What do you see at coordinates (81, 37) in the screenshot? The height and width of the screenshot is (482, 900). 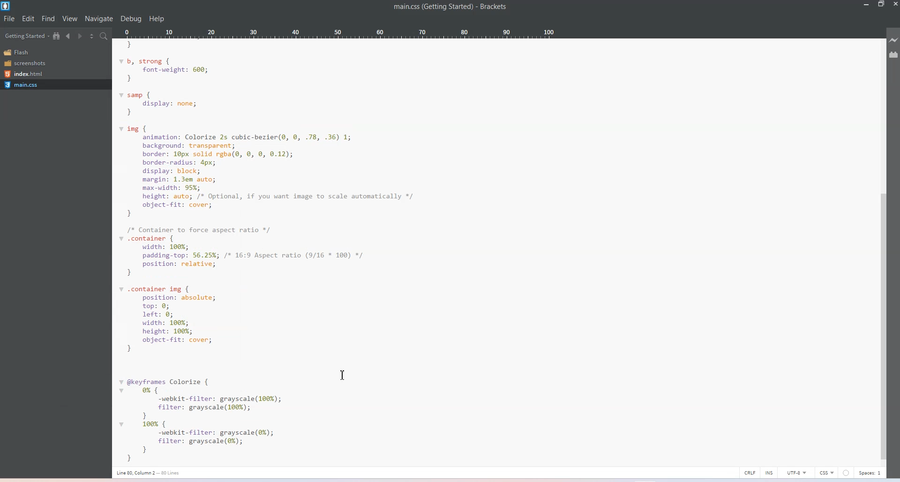 I see `Navigate Forwards` at bounding box center [81, 37].